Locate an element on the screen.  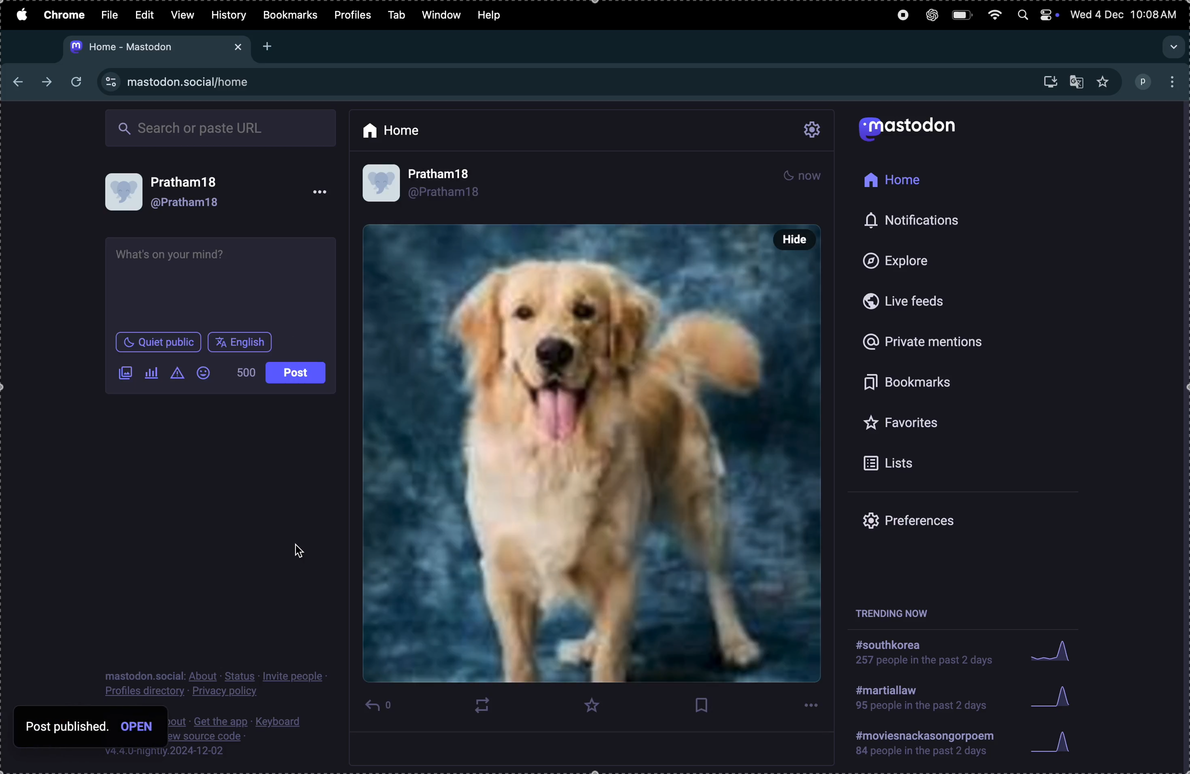
night mode is located at coordinates (805, 174).